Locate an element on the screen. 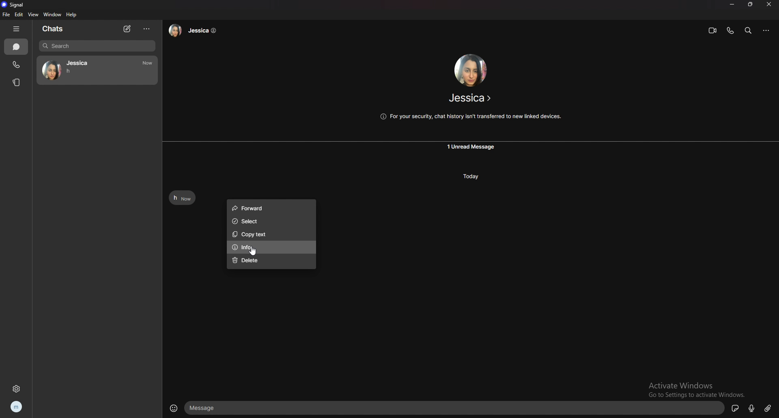  delete is located at coordinates (270, 261).